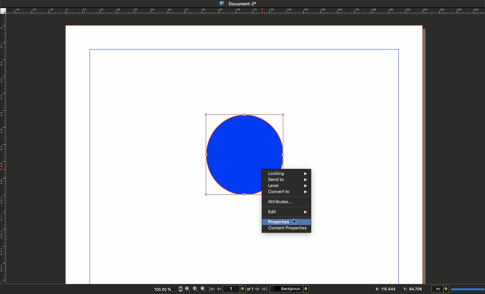 The height and width of the screenshot is (294, 485). What do you see at coordinates (3, 11) in the screenshot?
I see `Guide` at bounding box center [3, 11].